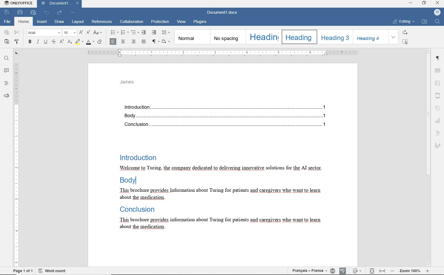  I want to click on REDO, so click(60, 13).